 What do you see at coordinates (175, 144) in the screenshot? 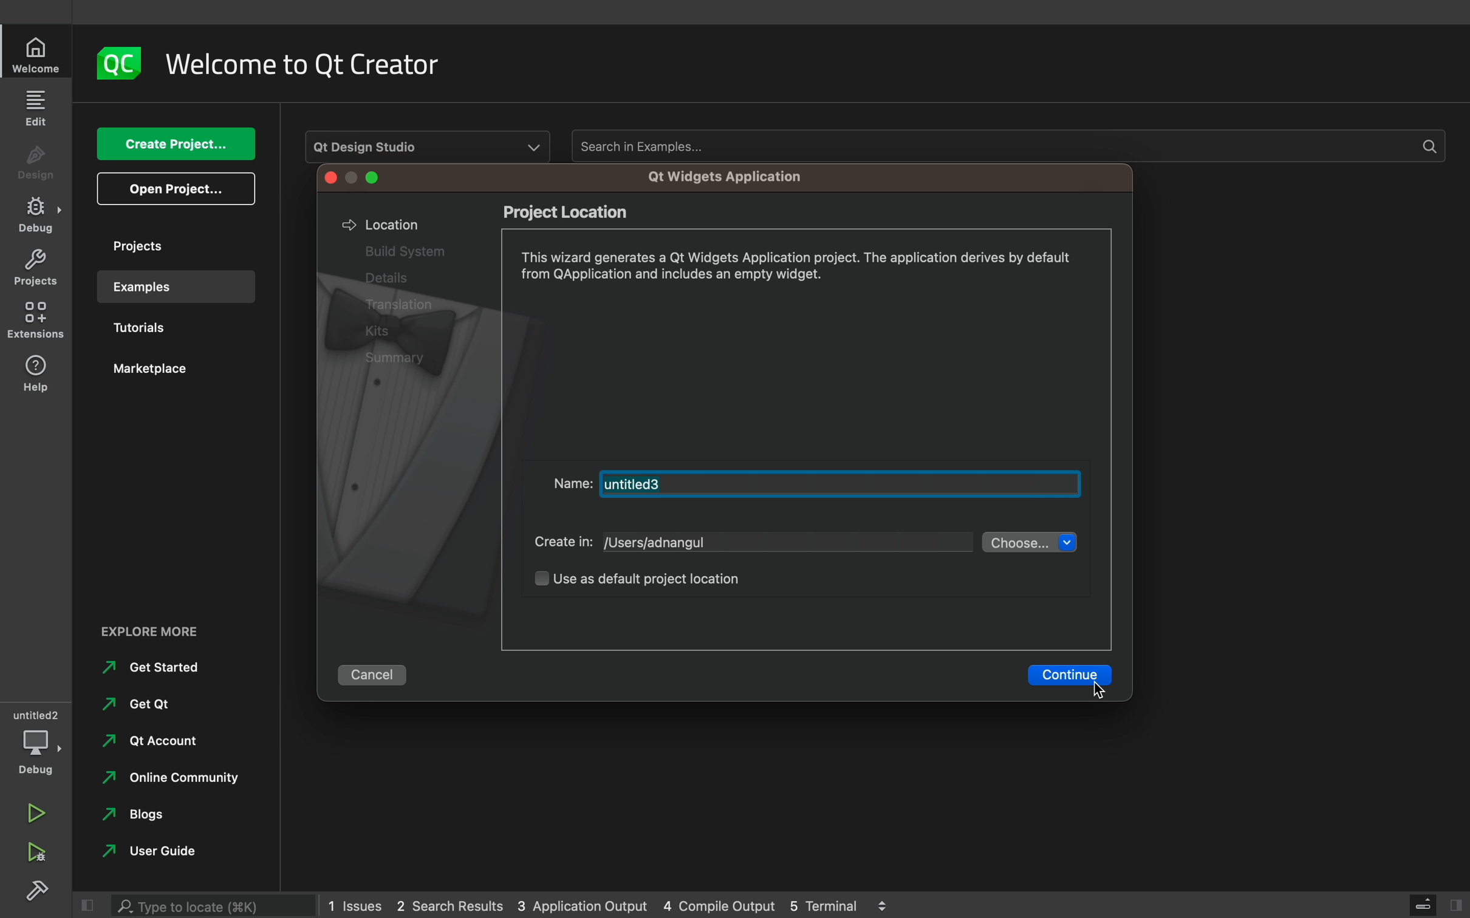
I see `create` at bounding box center [175, 144].